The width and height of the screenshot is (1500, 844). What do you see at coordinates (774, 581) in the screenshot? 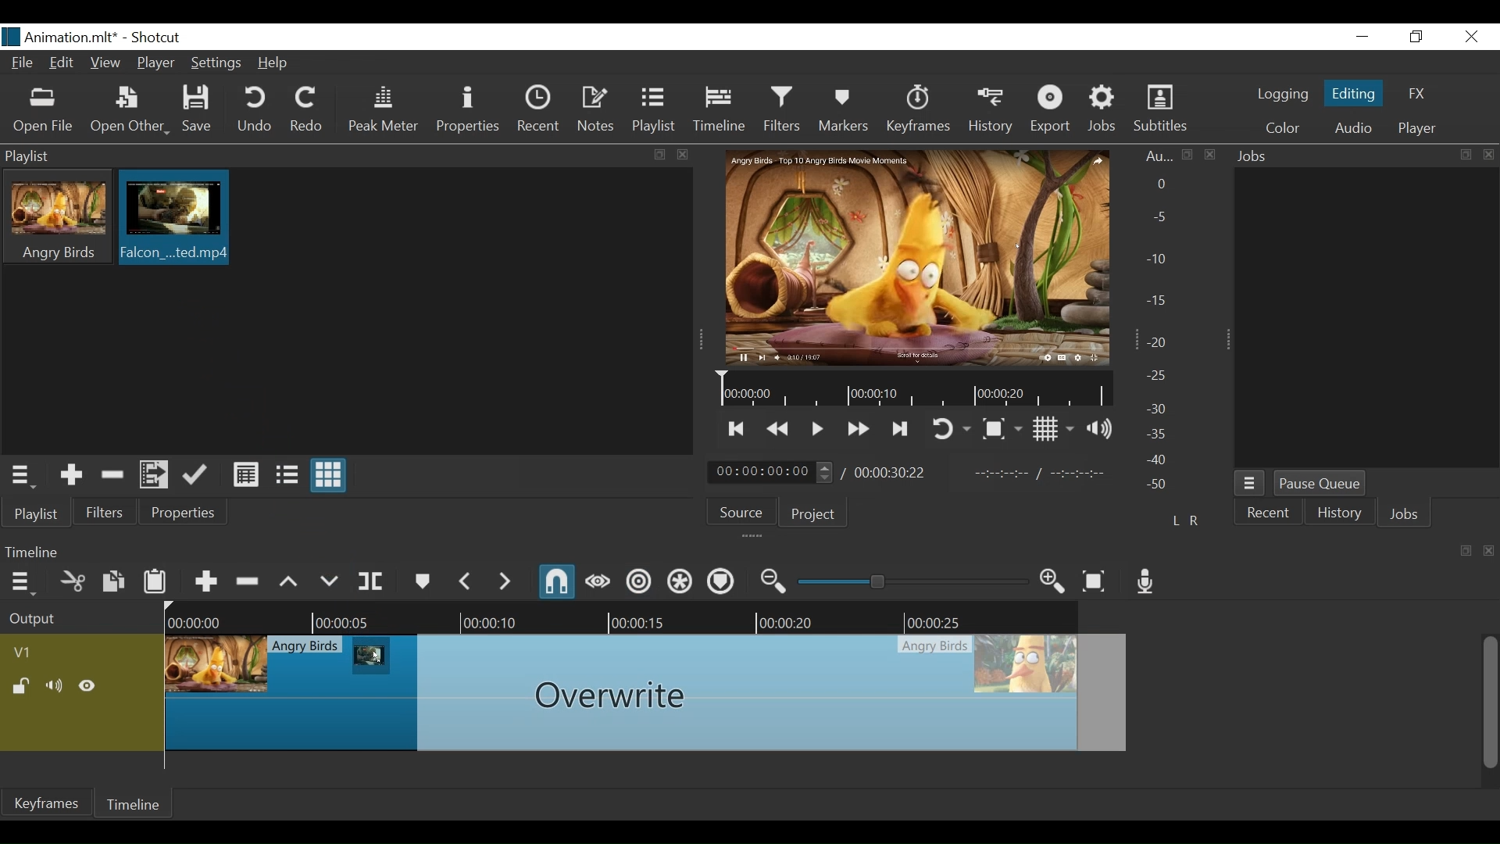
I see `Zoom timeline out` at bounding box center [774, 581].